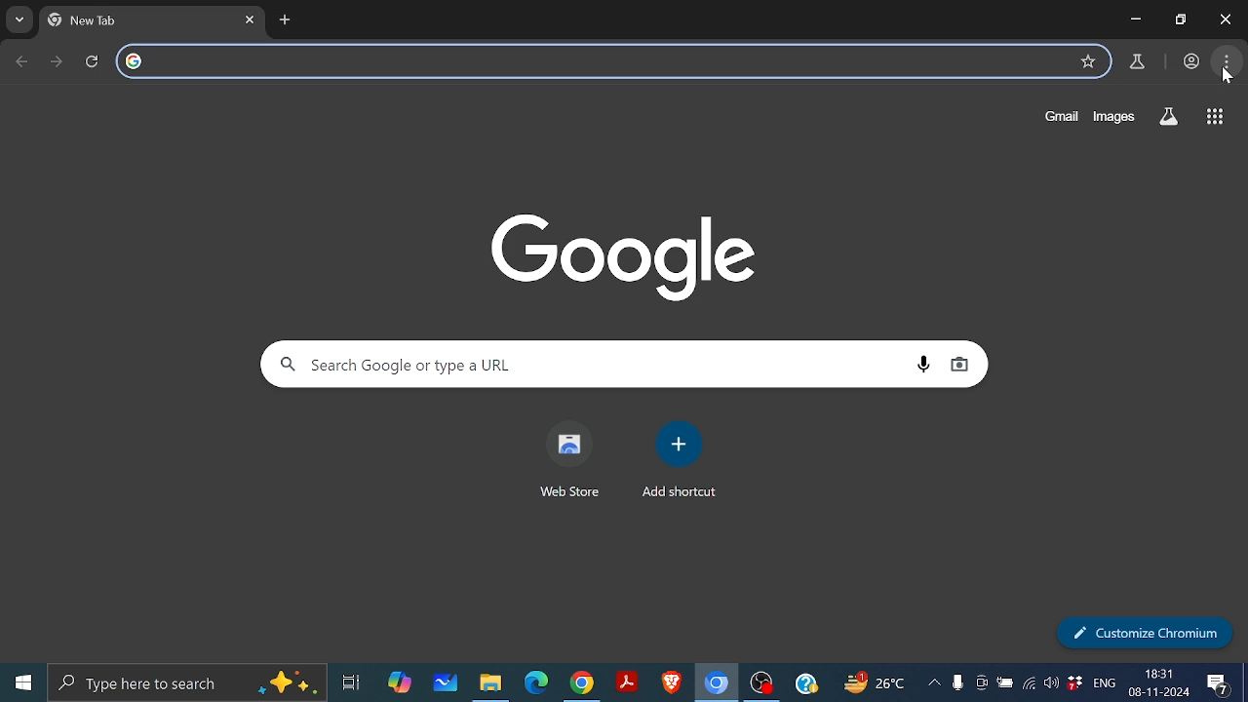 This screenshot has height=702, width=1248. I want to click on Images, so click(1114, 116).